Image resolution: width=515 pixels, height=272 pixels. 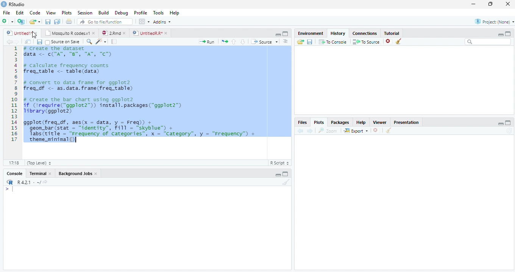 I want to click on Source on Save, so click(x=63, y=42).